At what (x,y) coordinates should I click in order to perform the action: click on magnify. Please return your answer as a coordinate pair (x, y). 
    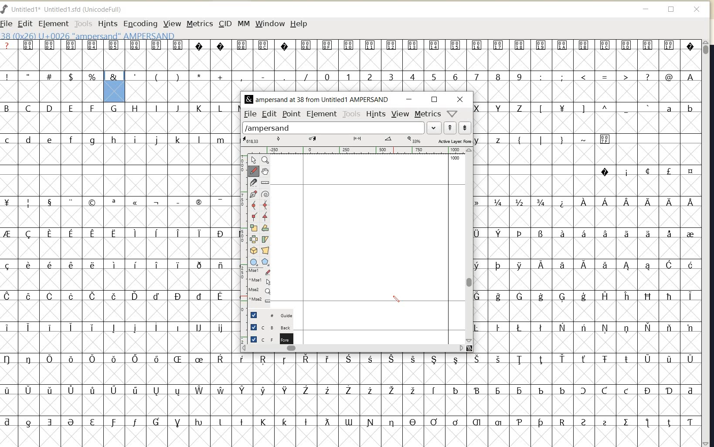
    Looking at the image, I should click on (266, 160).